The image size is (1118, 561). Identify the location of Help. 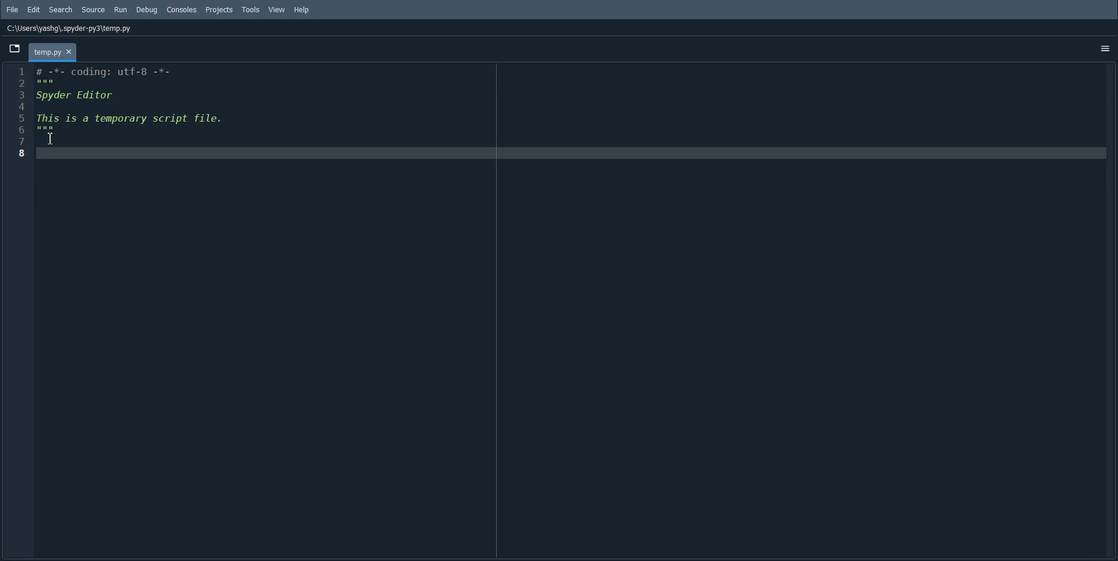
(302, 9).